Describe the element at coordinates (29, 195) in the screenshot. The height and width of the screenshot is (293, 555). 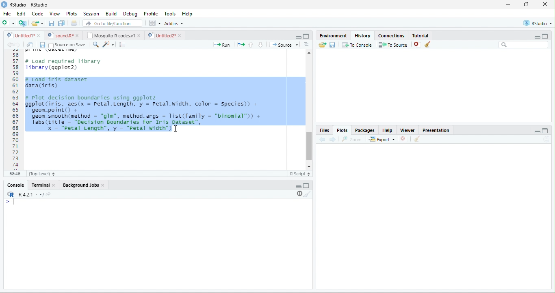
I see `R.4.2.1 .~/` at that location.